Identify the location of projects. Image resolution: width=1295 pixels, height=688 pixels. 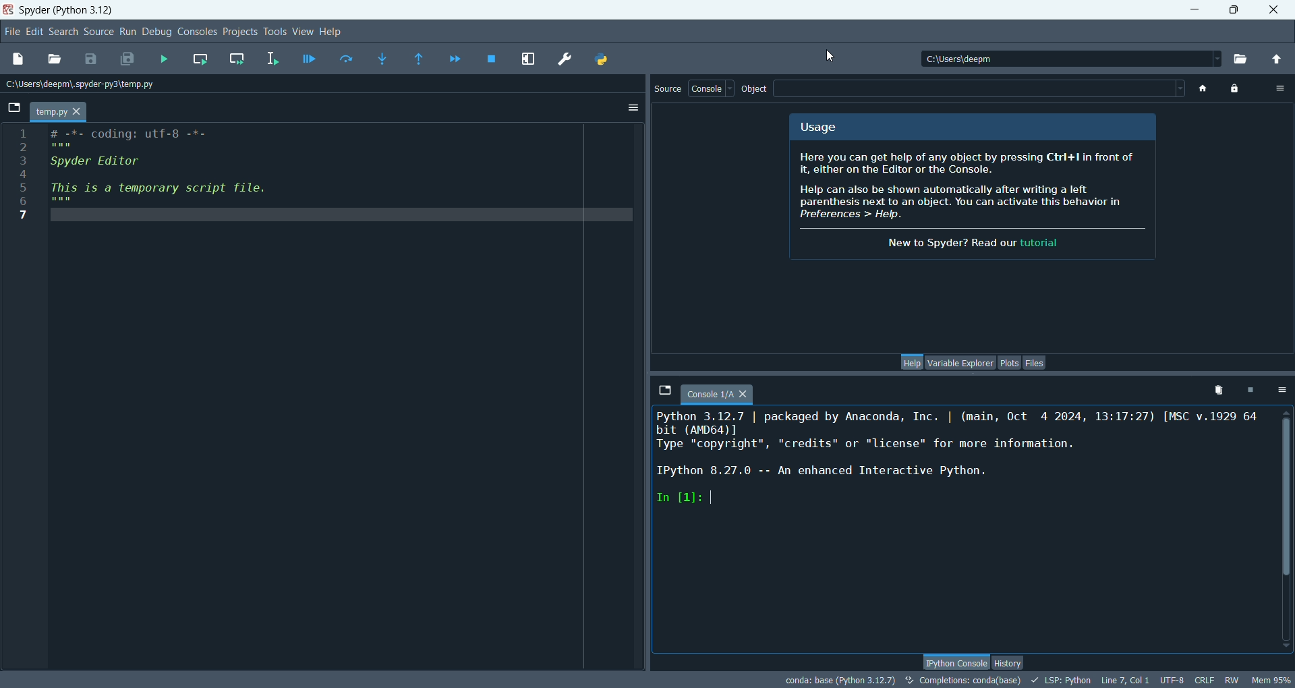
(242, 31).